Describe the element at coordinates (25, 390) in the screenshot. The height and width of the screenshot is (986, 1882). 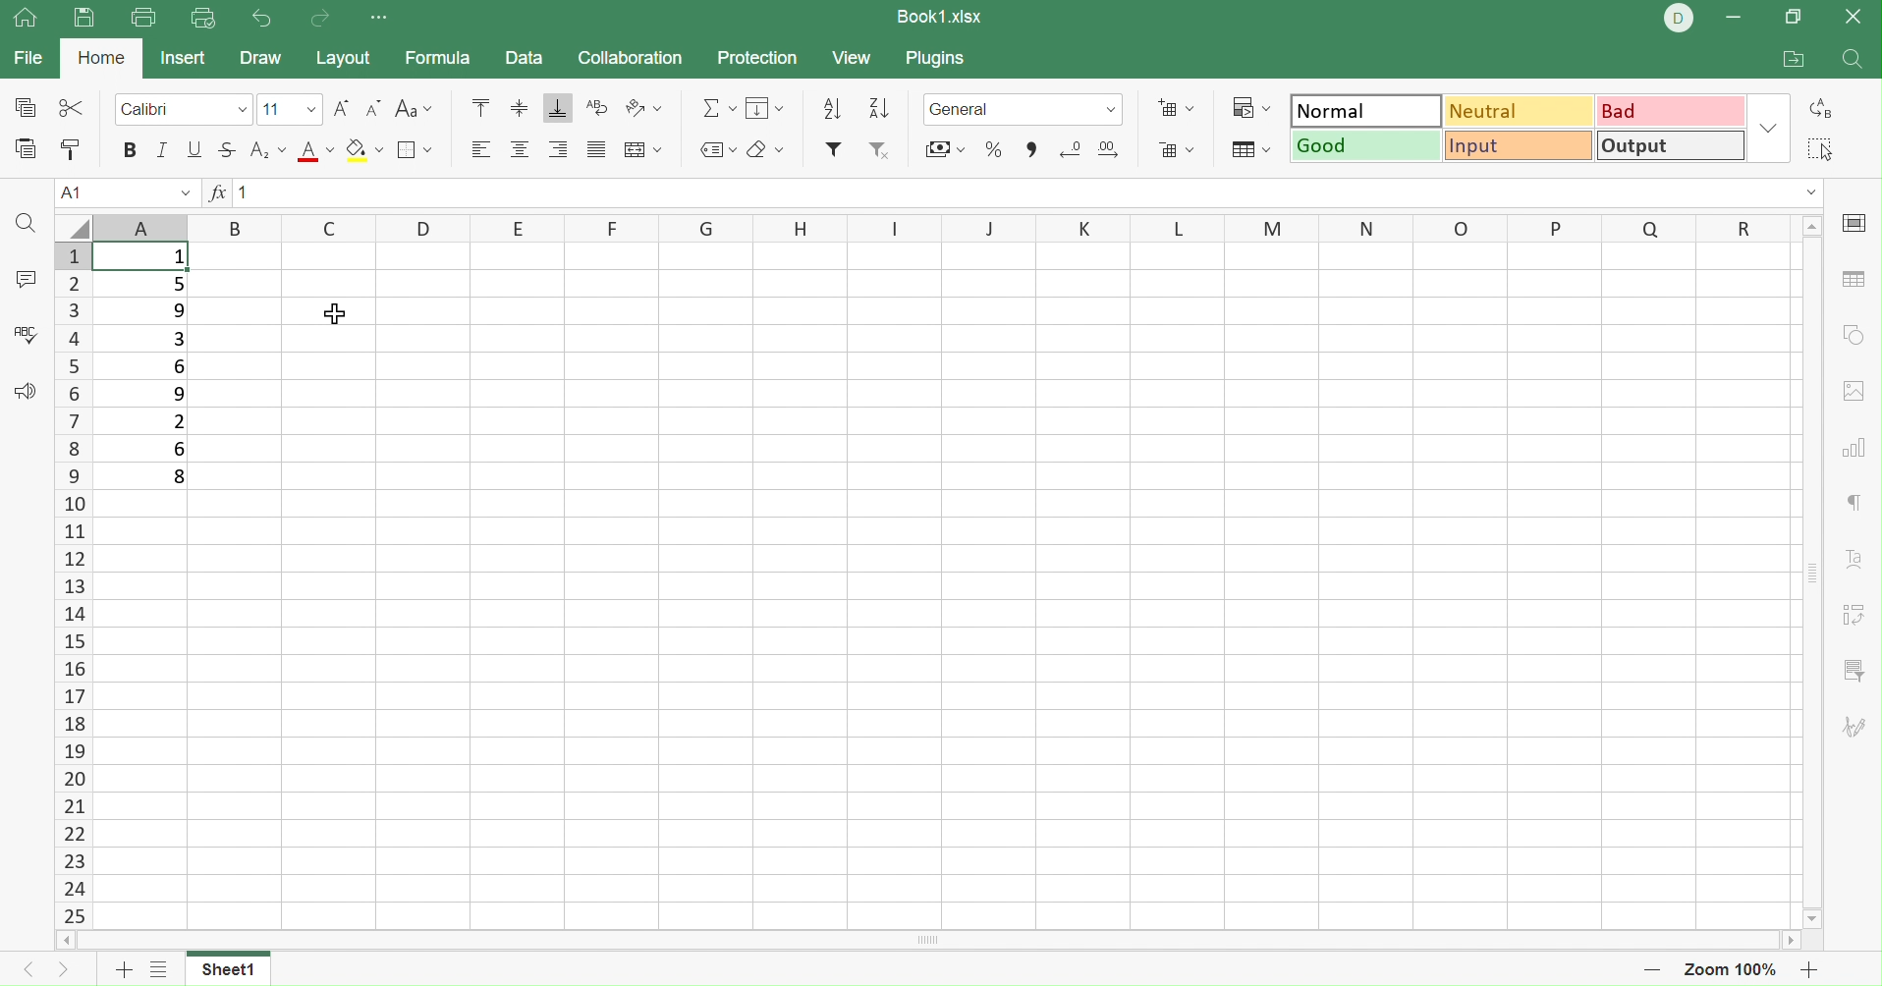
I see `Feedback & support` at that location.